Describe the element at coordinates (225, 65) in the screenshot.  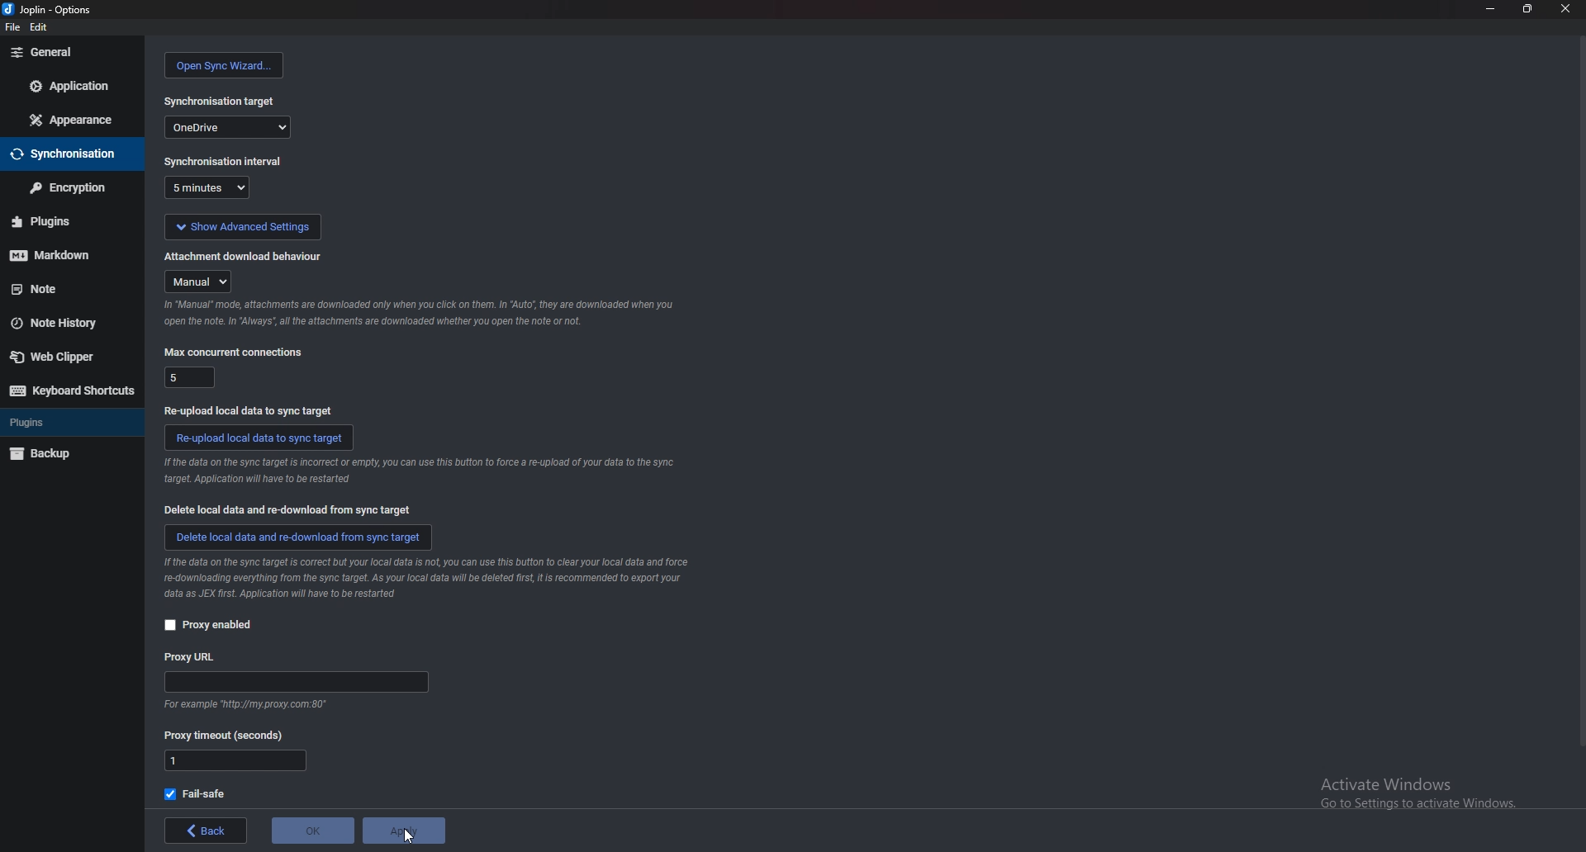
I see `open sync wizard` at that location.